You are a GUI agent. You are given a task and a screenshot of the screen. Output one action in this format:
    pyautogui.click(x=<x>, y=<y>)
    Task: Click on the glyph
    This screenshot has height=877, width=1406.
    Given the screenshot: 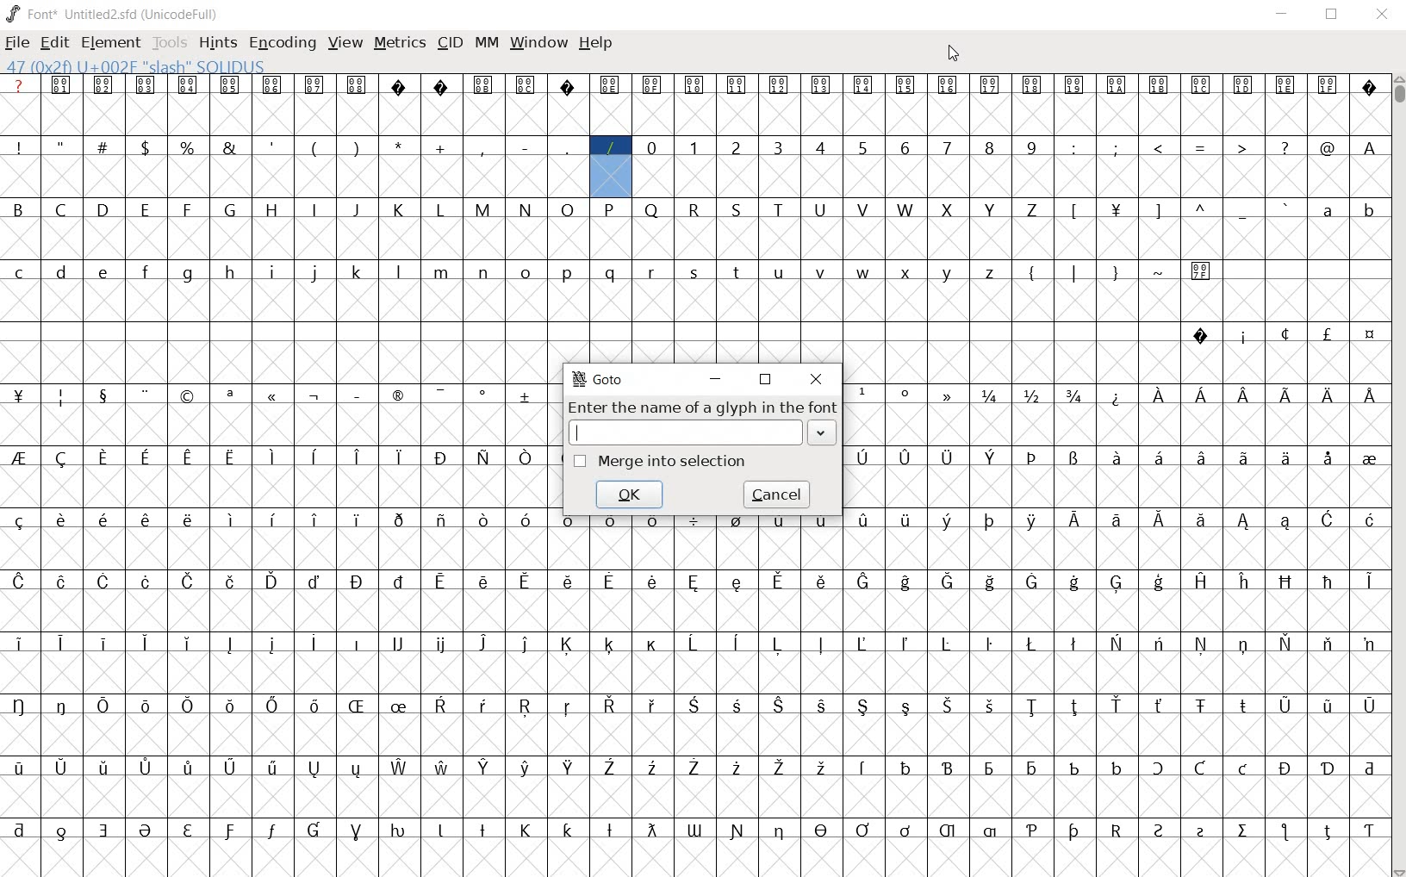 What is the action you would take?
    pyautogui.click(x=905, y=148)
    